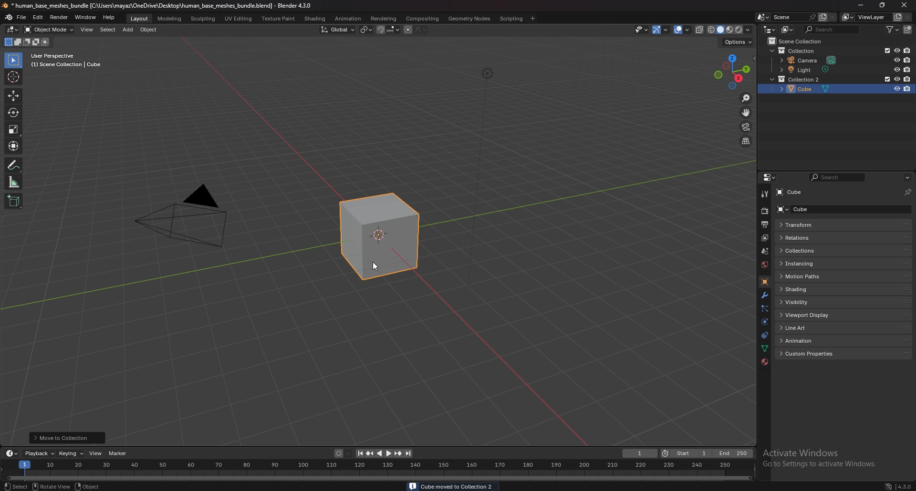 The image size is (916, 491). Describe the element at coordinates (807, 302) in the screenshot. I see `visibility` at that location.